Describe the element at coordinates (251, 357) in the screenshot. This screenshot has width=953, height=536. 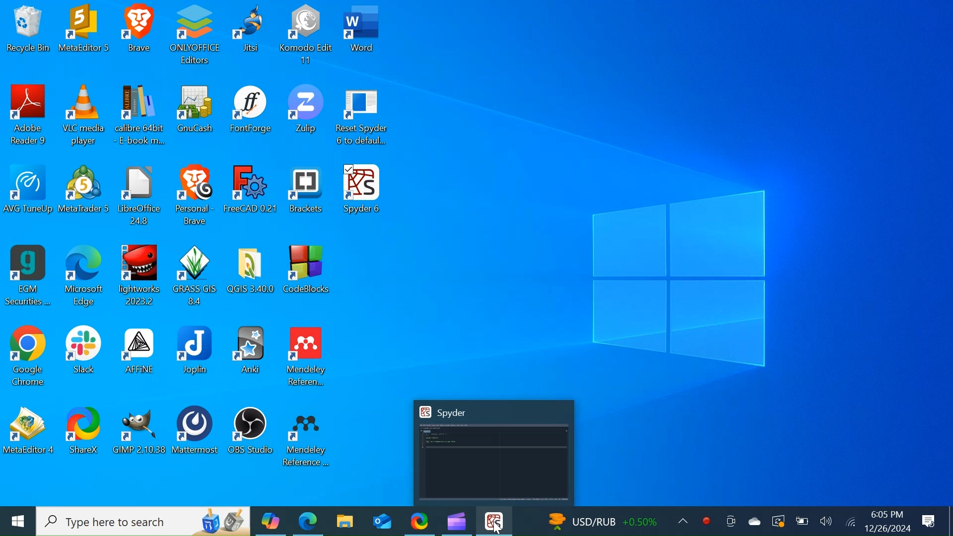
I see `Anki Desktop Icon` at that location.